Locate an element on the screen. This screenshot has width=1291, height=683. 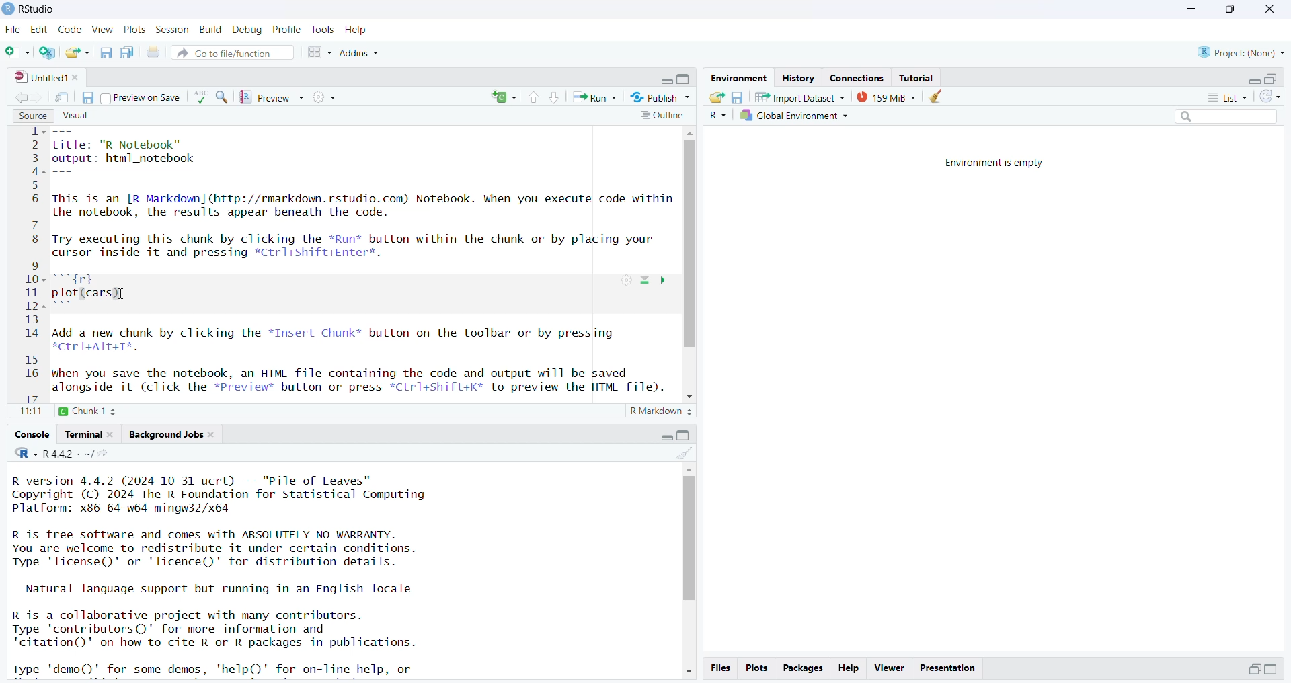
scrollbar is located at coordinates (691, 266).